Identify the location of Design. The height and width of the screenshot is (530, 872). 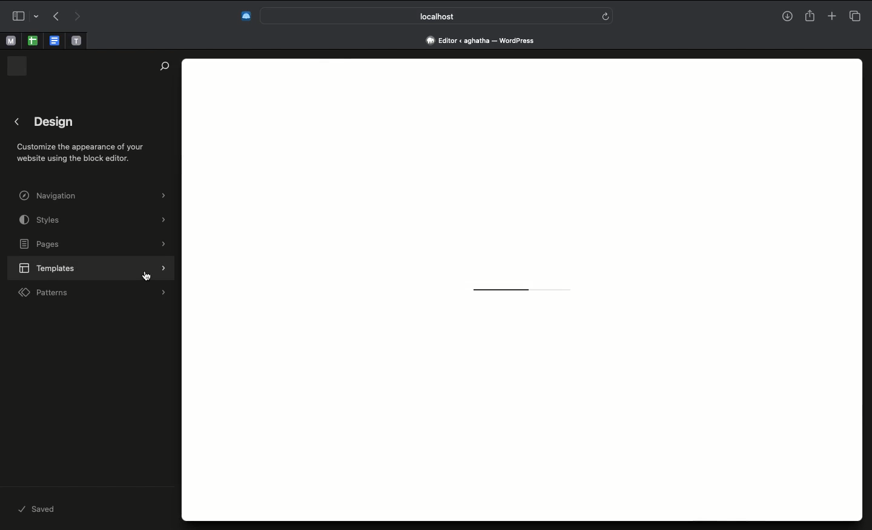
(88, 140).